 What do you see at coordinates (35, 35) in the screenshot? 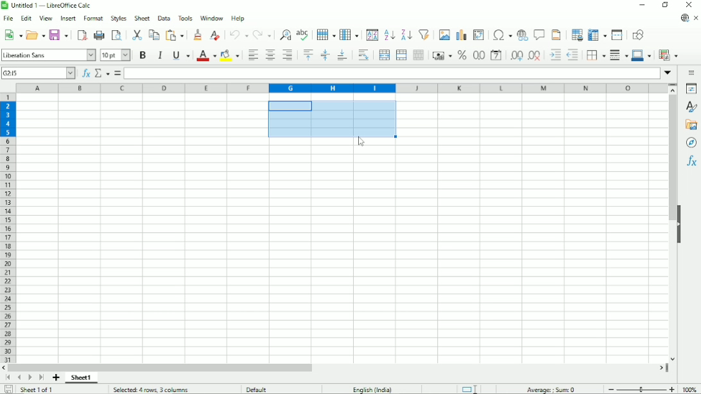
I see `Open` at bounding box center [35, 35].